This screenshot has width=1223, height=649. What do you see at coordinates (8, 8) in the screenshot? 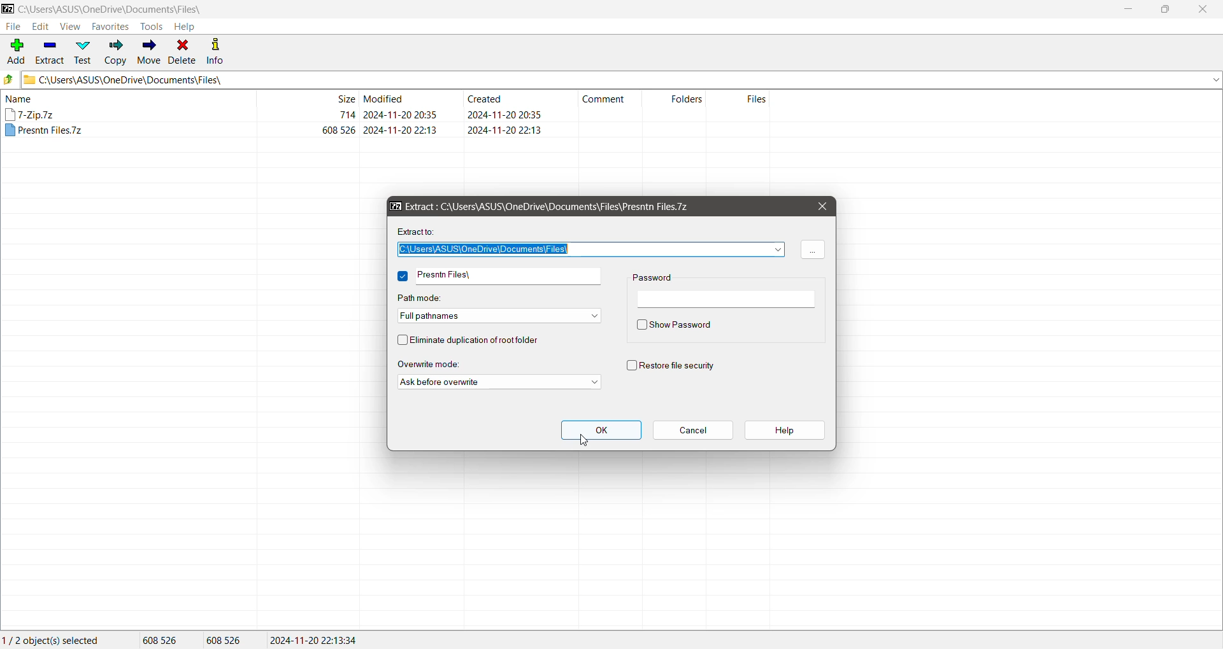
I see `Application Logo` at bounding box center [8, 8].